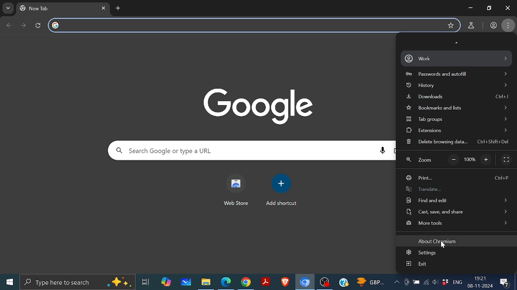 The height and width of the screenshot is (290, 517). I want to click on Close current tab, so click(104, 8).